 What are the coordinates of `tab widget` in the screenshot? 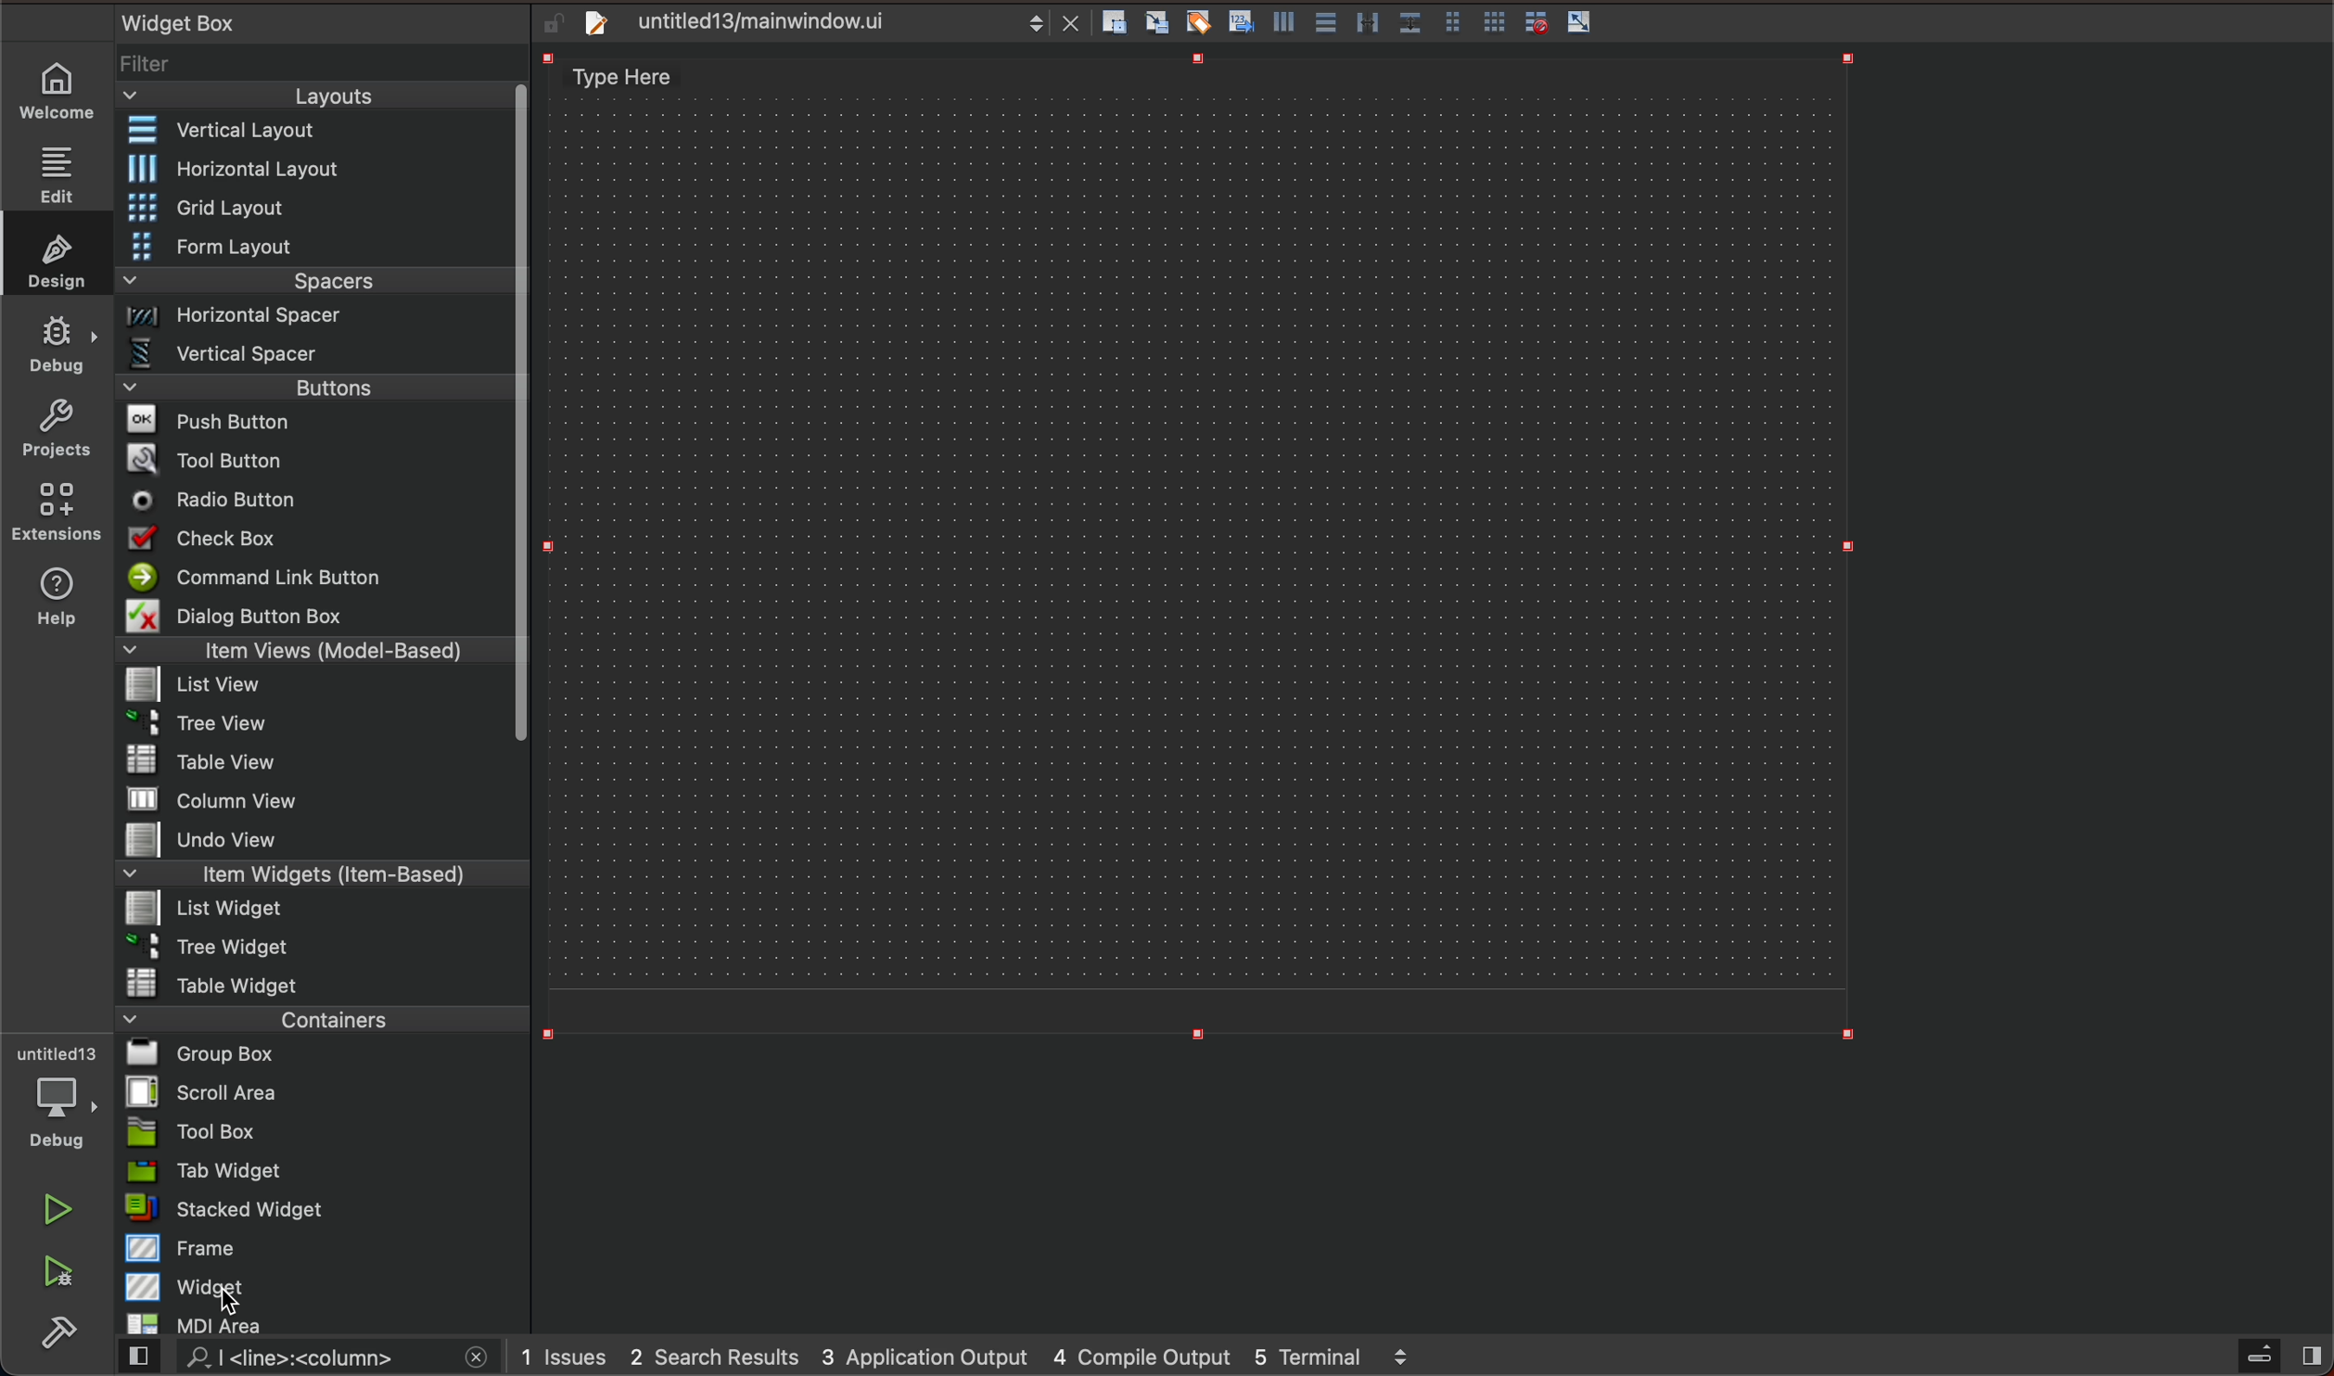 It's located at (318, 1171).